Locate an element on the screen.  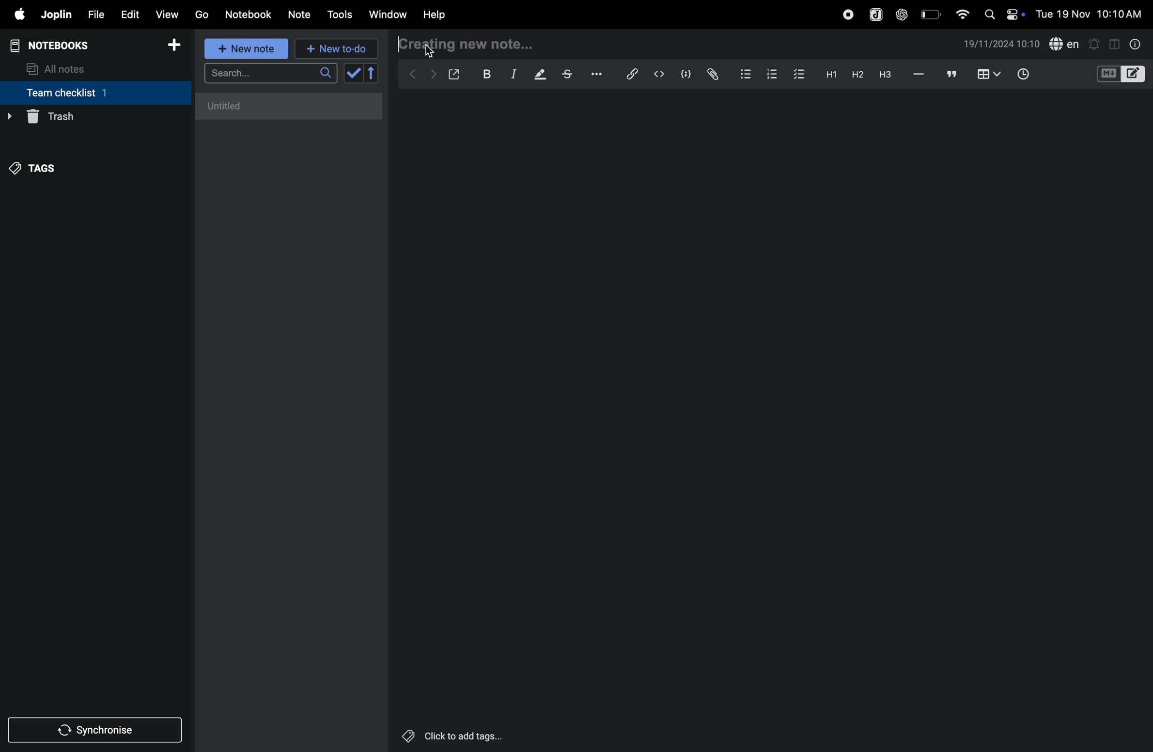
cursor is located at coordinates (432, 50).